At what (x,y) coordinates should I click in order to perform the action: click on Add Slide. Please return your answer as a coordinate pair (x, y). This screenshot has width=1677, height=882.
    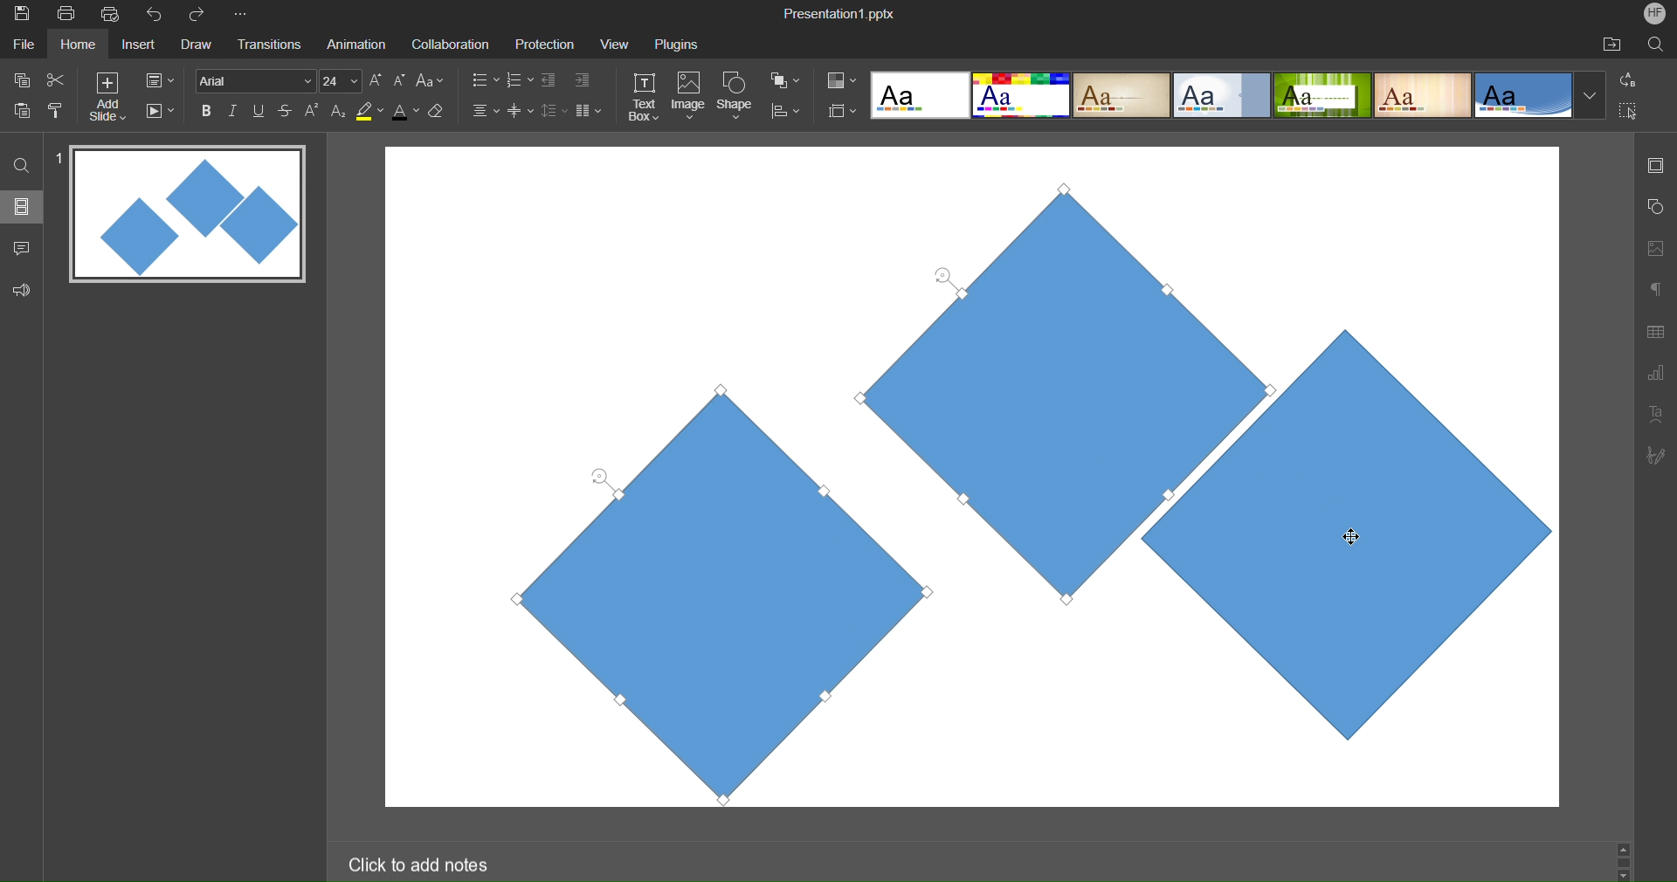
    Looking at the image, I should click on (107, 97).